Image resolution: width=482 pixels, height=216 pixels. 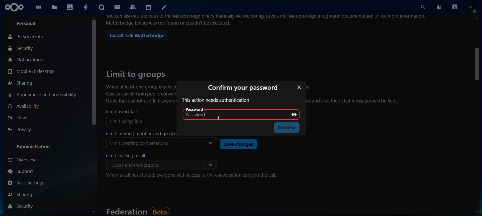 What do you see at coordinates (23, 130) in the screenshot?
I see `privacy` at bounding box center [23, 130].